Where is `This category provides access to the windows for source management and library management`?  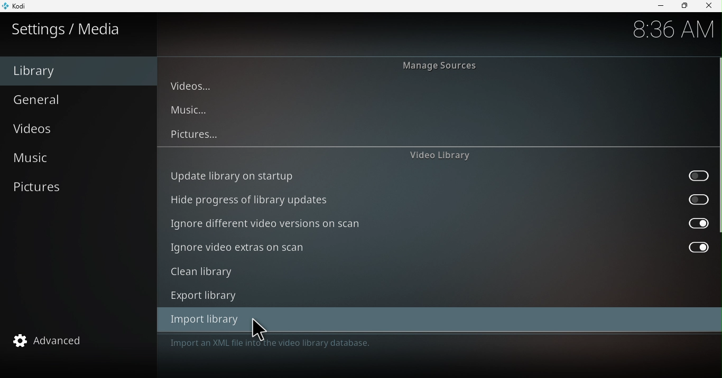
This category provides access to the windows for source management and library management is located at coordinates (391, 343).